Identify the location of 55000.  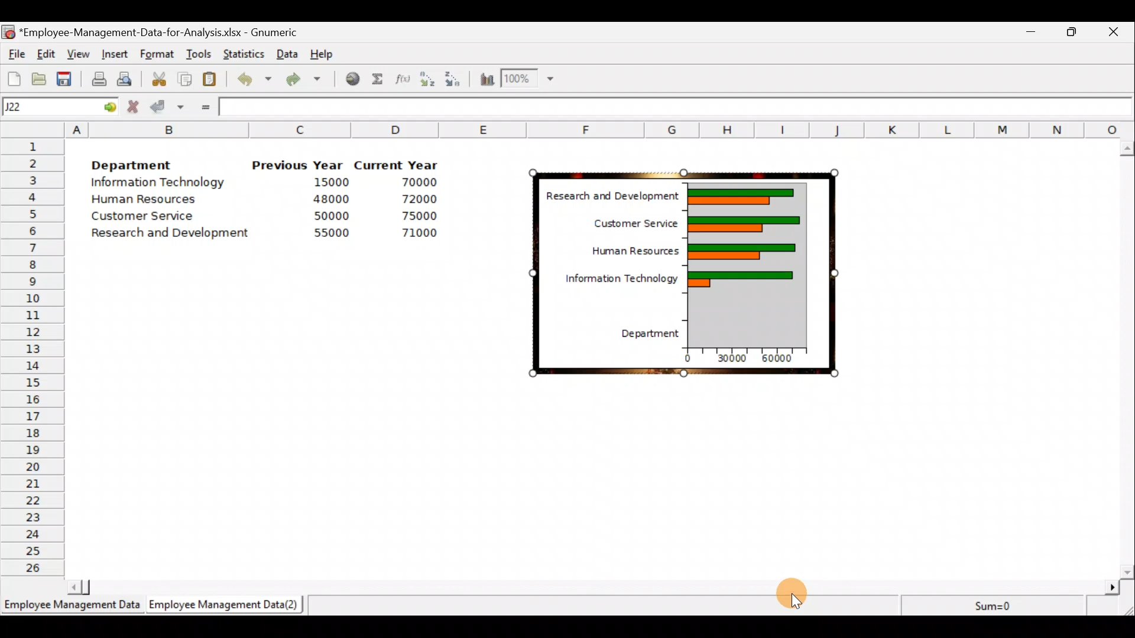
(330, 234).